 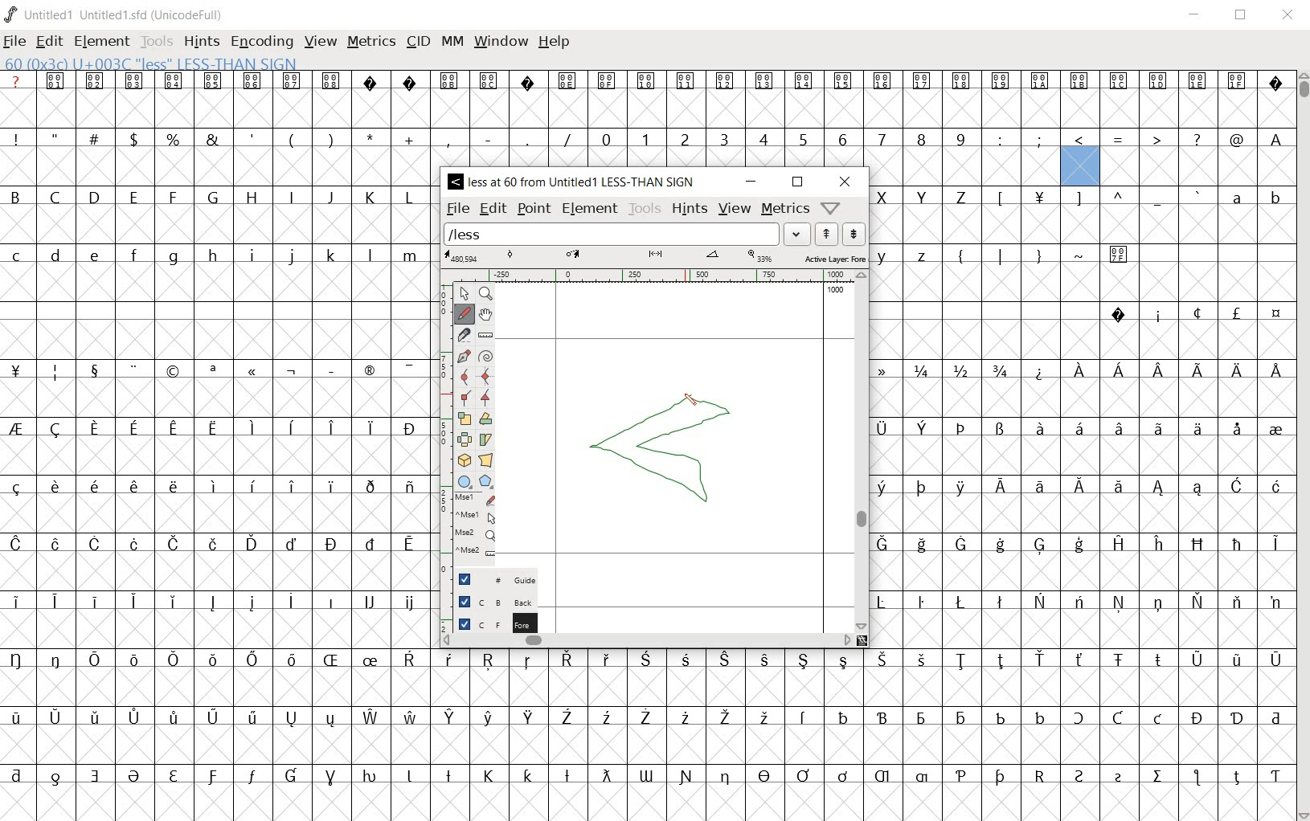 What do you see at coordinates (214, 602) in the screenshot?
I see `special letters` at bounding box center [214, 602].